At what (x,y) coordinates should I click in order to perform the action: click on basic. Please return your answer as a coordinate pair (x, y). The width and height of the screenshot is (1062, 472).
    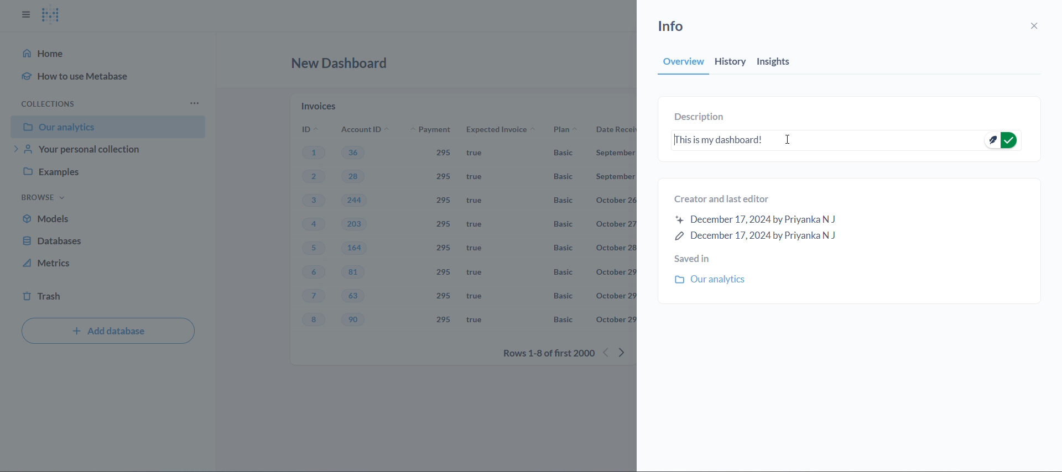
    Looking at the image, I should click on (563, 178).